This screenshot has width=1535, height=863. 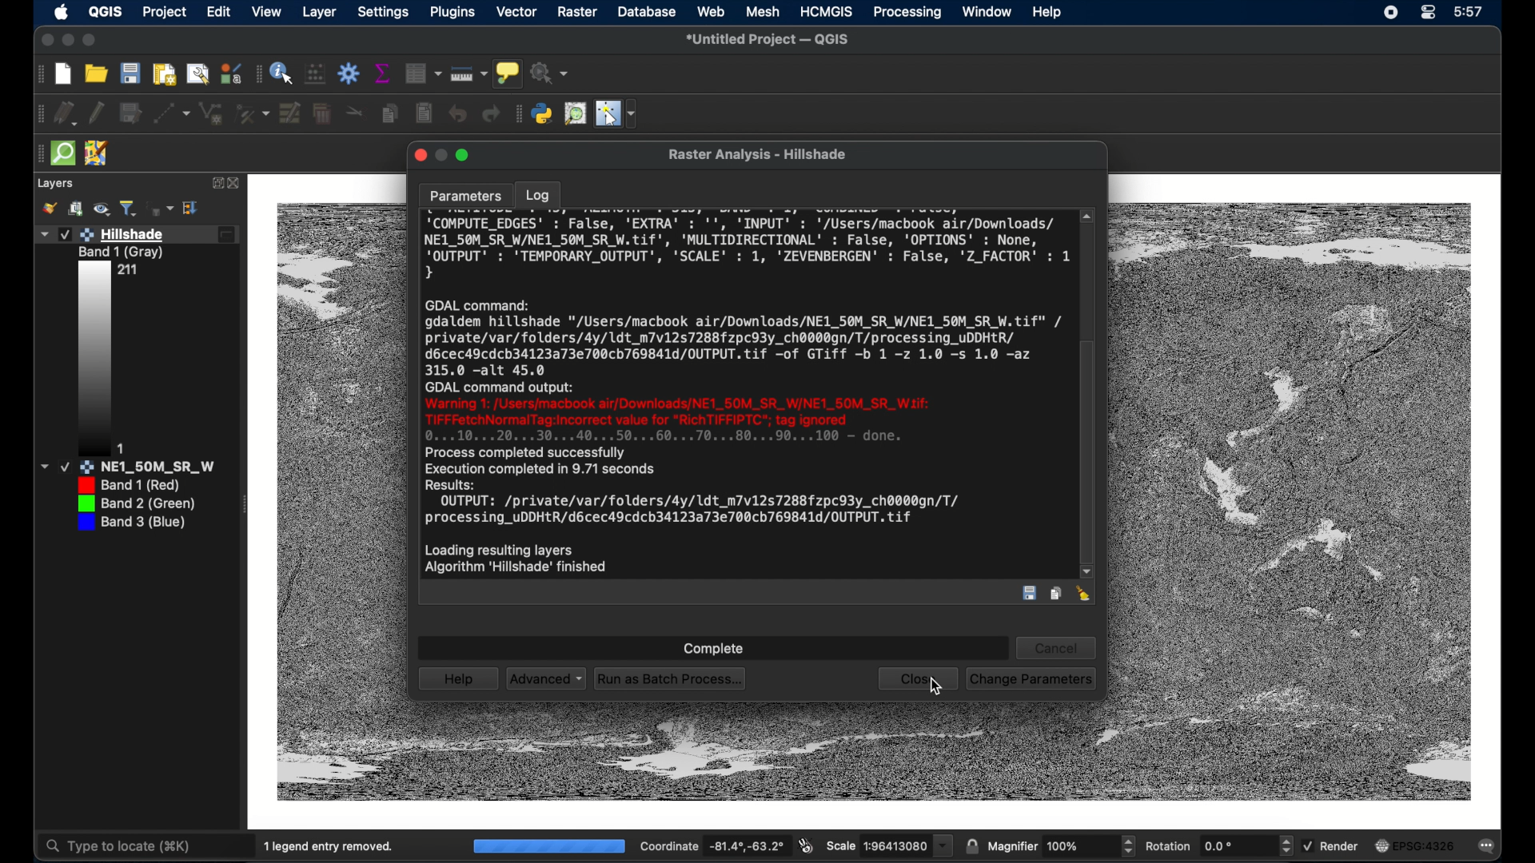 What do you see at coordinates (756, 156) in the screenshot?
I see `Raster Analysis - Hillshade` at bounding box center [756, 156].